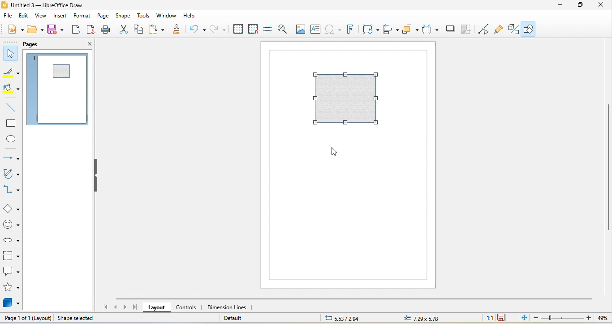  What do you see at coordinates (7, 16) in the screenshot?
I see `file` at bounding box center [7, 16].